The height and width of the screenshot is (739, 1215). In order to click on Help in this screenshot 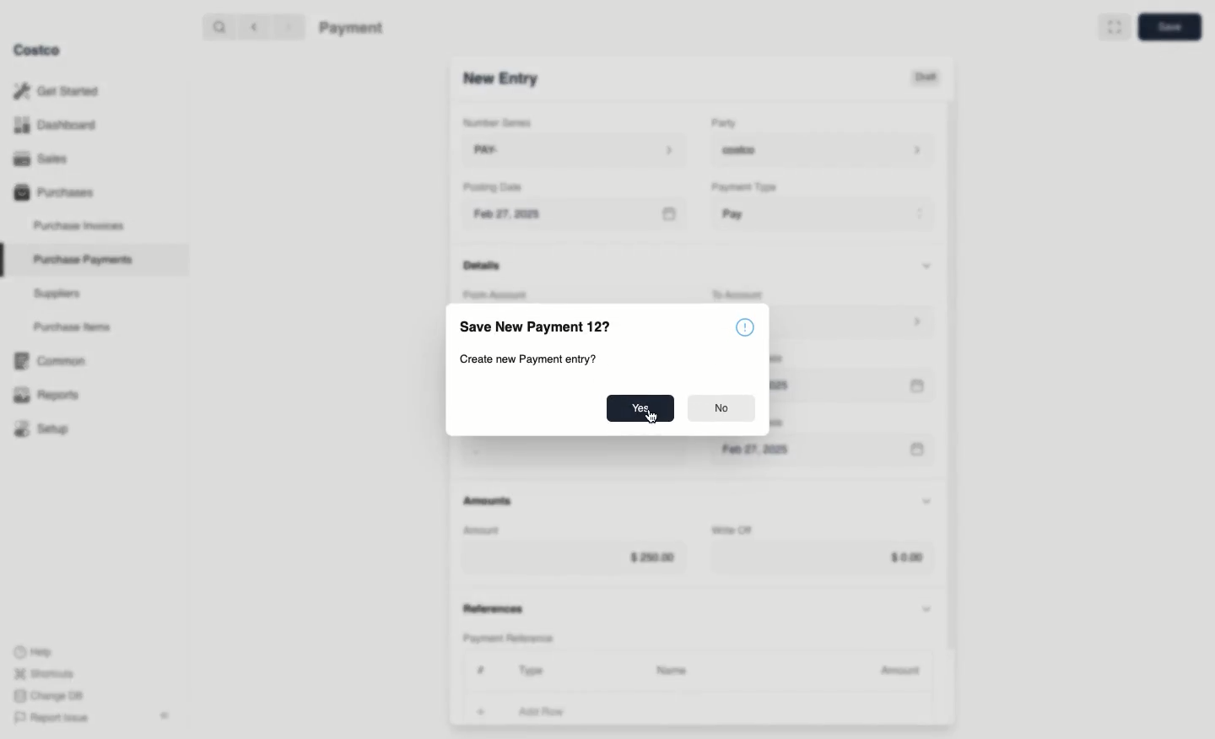, I will do `click(33, 650)`.